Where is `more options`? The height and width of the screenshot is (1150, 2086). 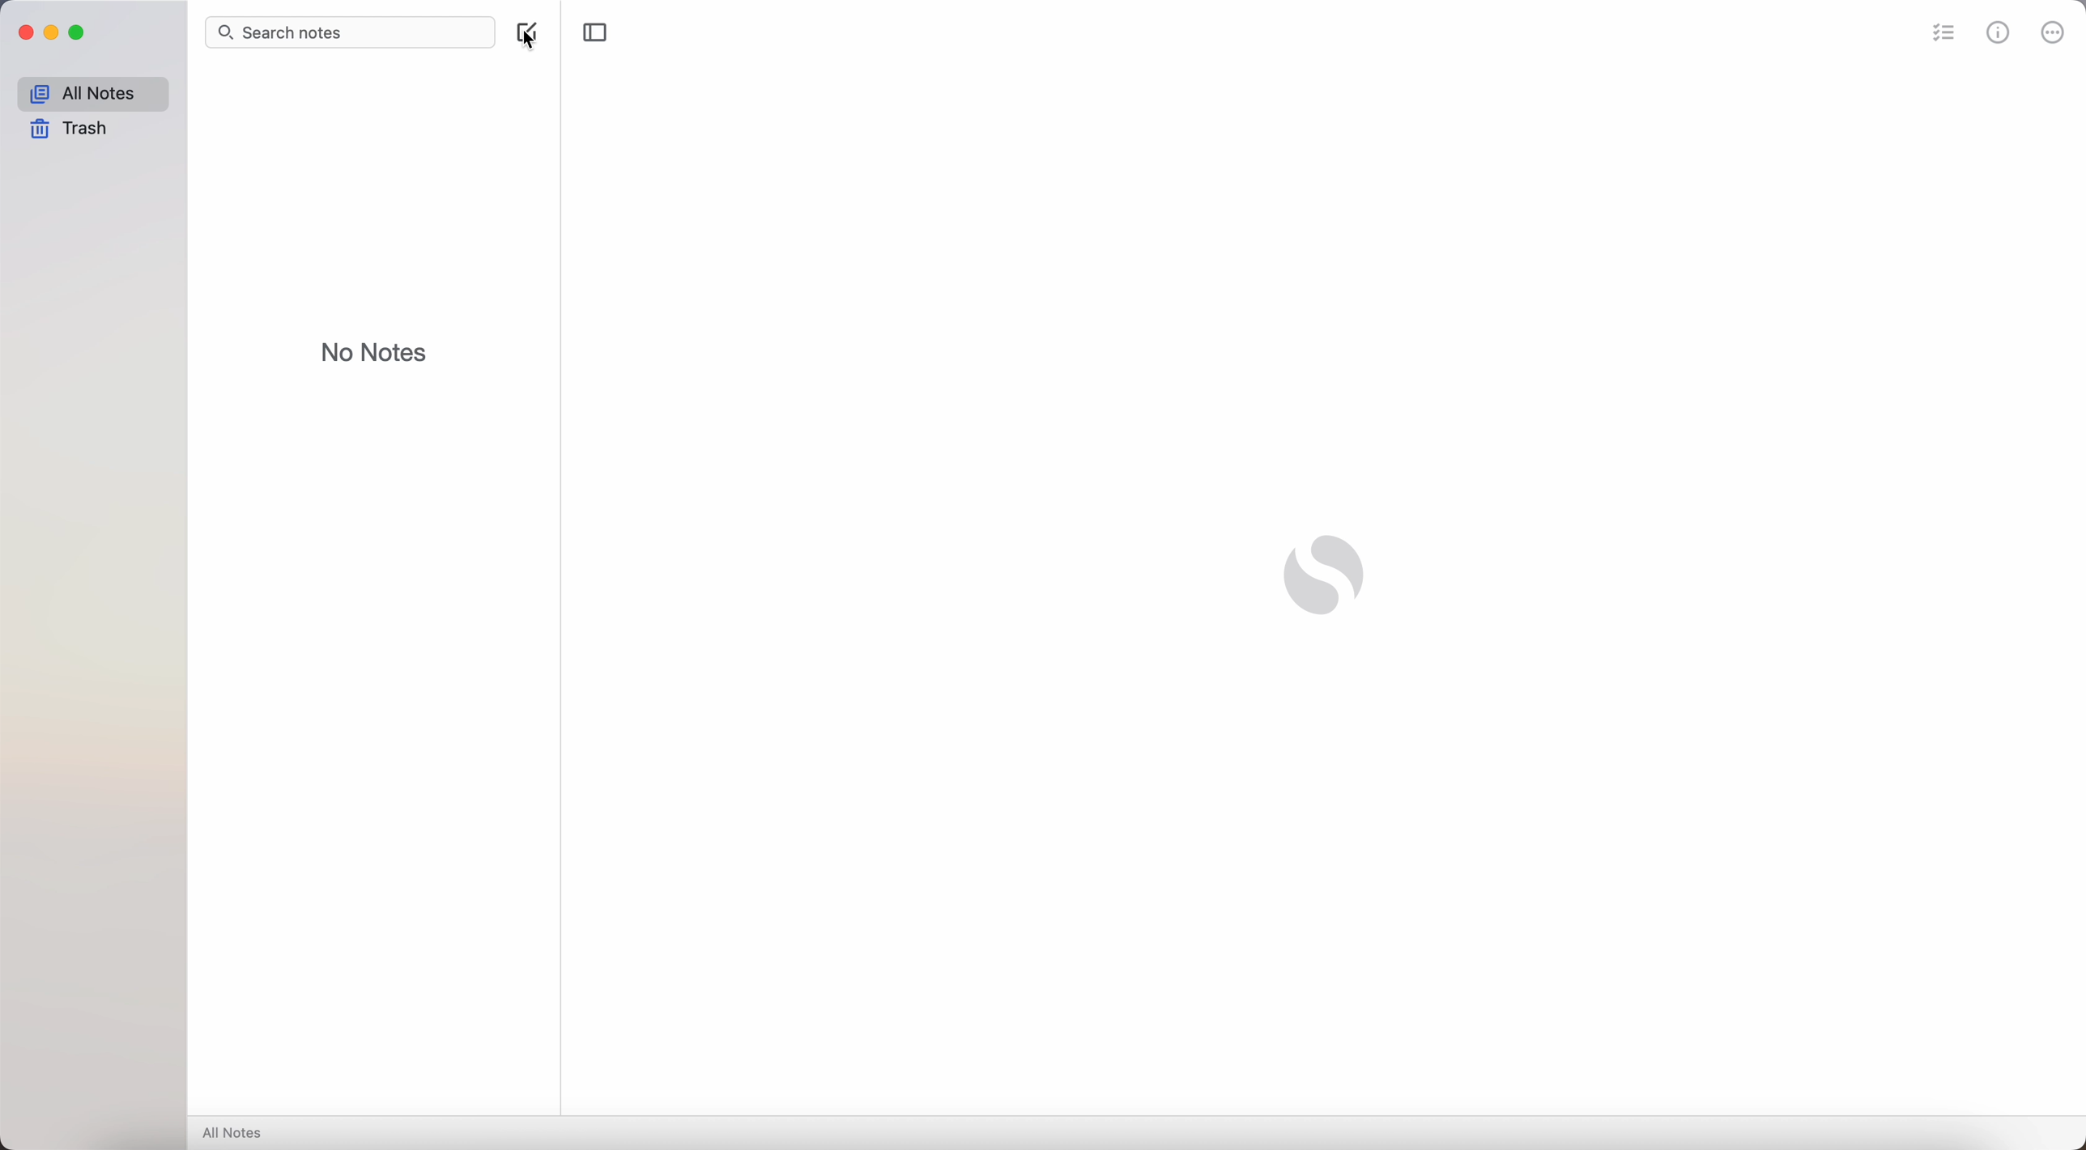
more options is located at coordinates (2054, 33).